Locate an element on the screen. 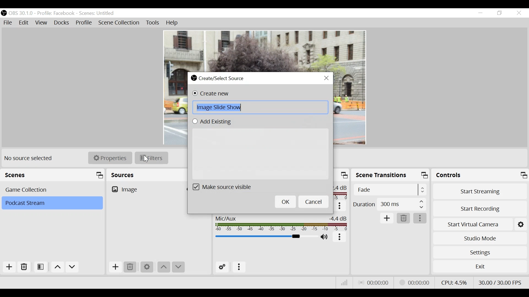  Properties is located at coordinates (111, 157).